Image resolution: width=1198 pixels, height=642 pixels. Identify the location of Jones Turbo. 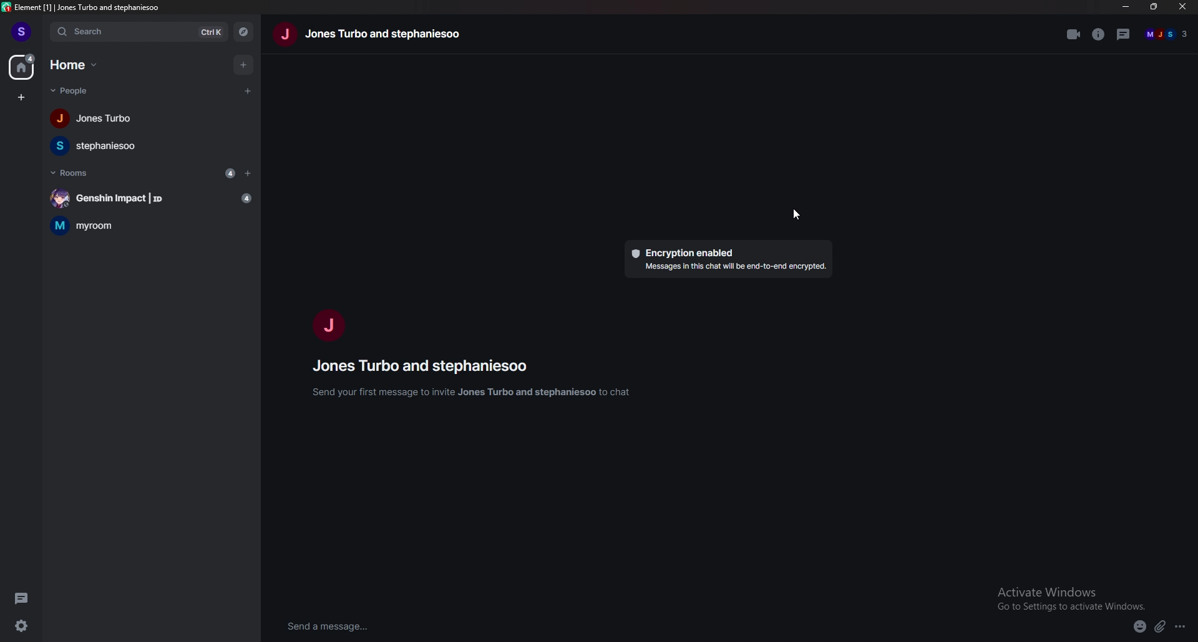
(92, 120).